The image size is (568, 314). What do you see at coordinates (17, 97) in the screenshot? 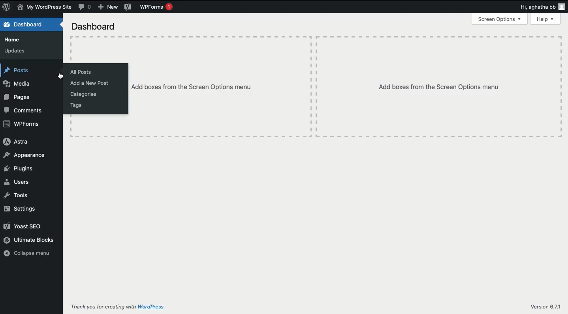
I see `Pages` at bounding box center [17, 97].